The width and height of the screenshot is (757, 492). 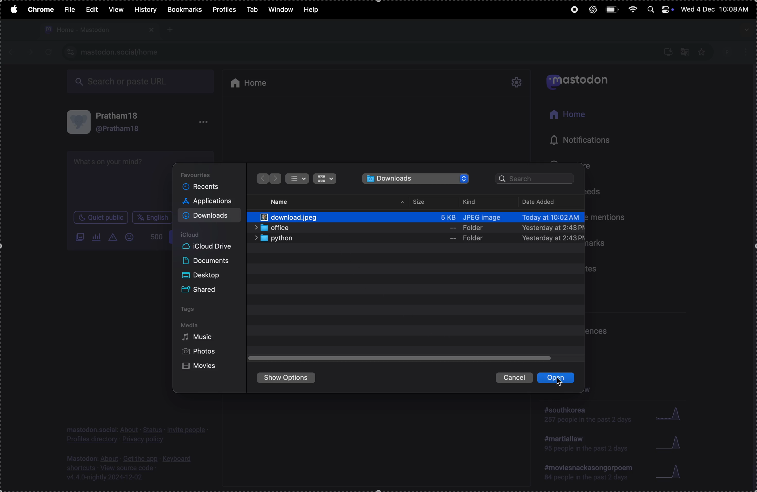 What do you see at coordinates (667, 51) in the screenshot?
I see `install mastdom` at bounding box center [667, 51].